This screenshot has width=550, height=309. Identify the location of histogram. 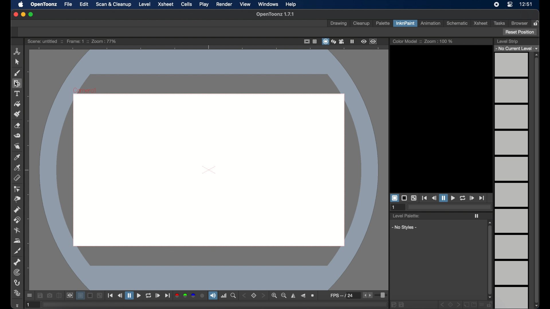
(224, 296).